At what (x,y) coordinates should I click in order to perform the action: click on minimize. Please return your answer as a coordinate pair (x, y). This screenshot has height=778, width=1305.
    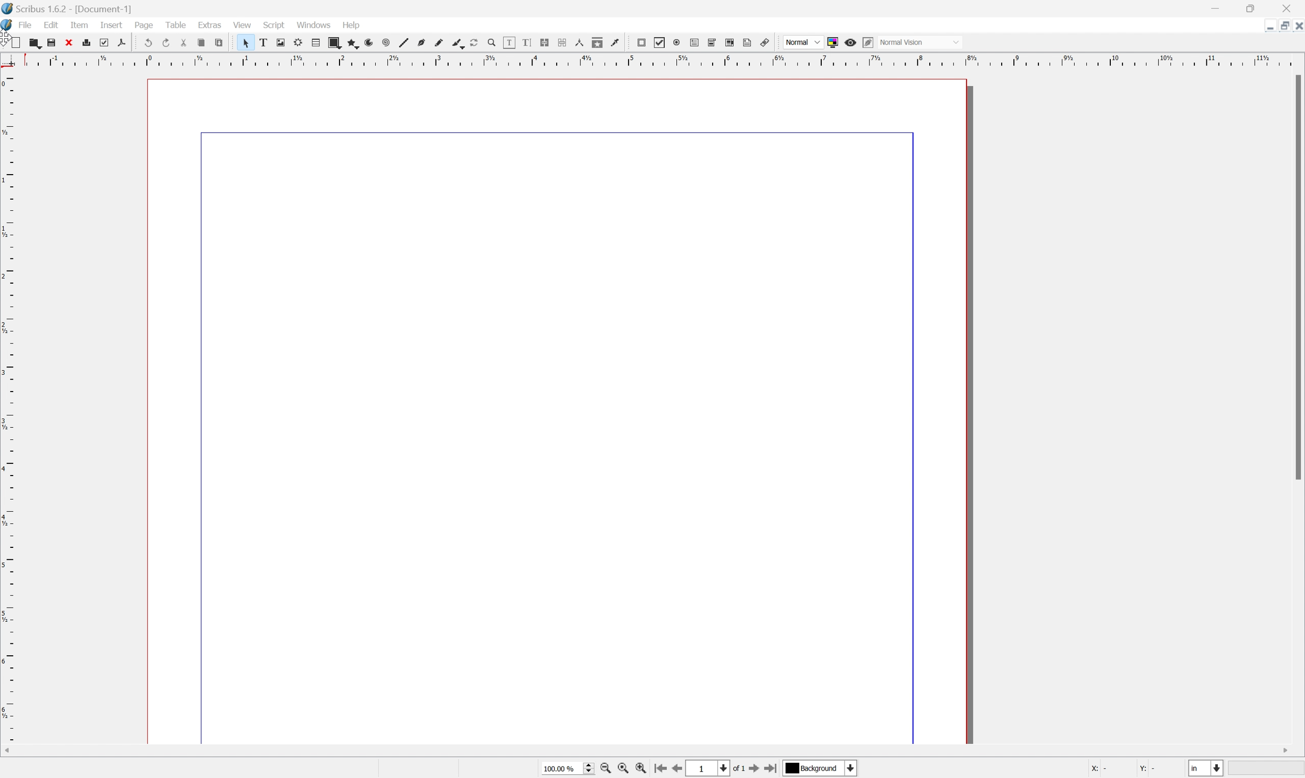
    Looking at the image, I should click on (1270, 26).